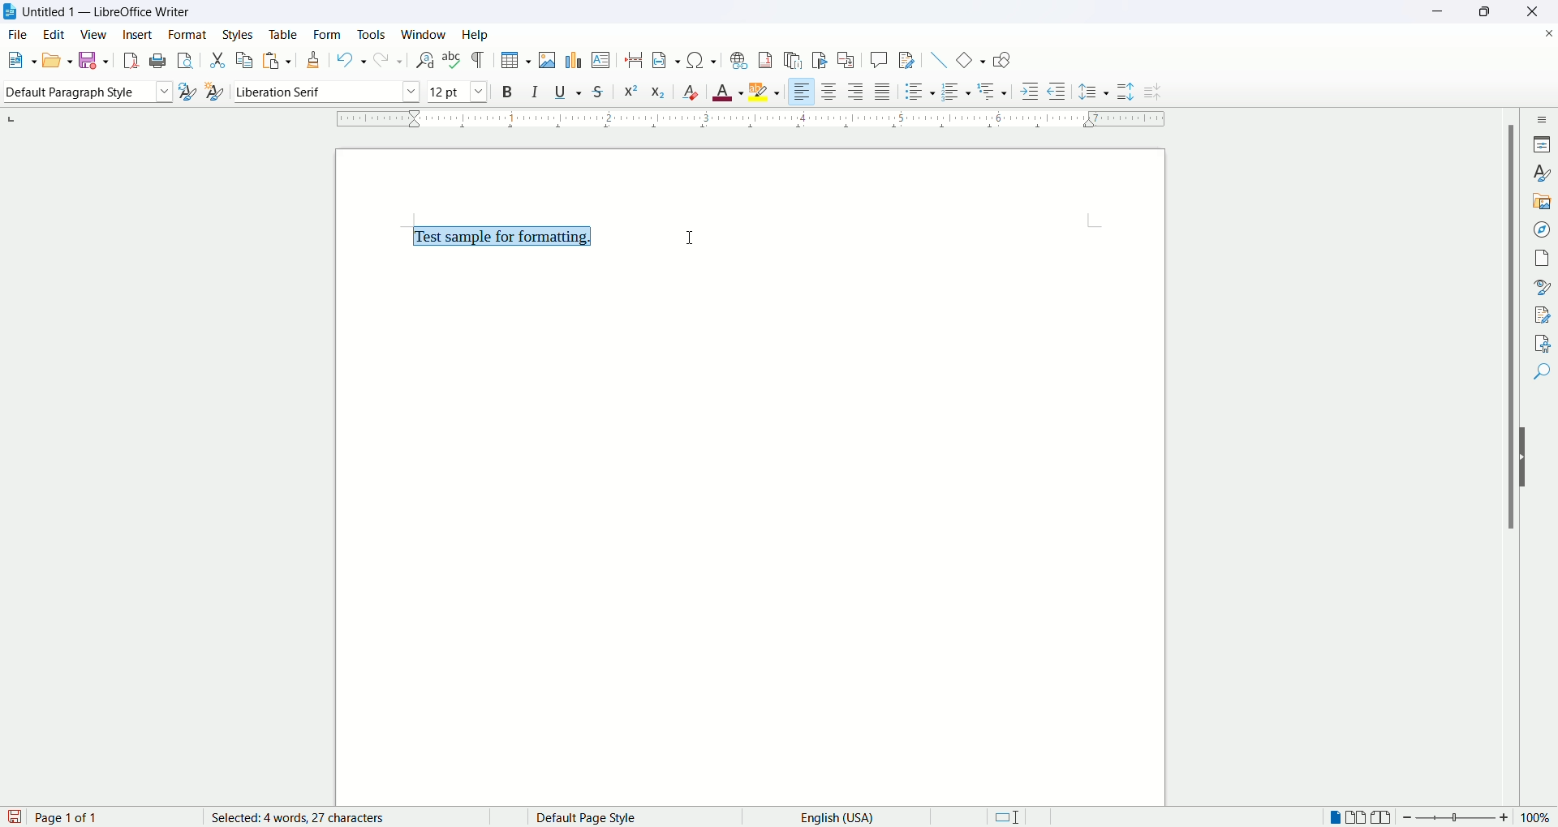 The height and width of the screenshot is (827, 1558). What do you see at coordinates (845, 60) in the screenshot?
I see `insert cross reference` at bounding box center [845, 60].